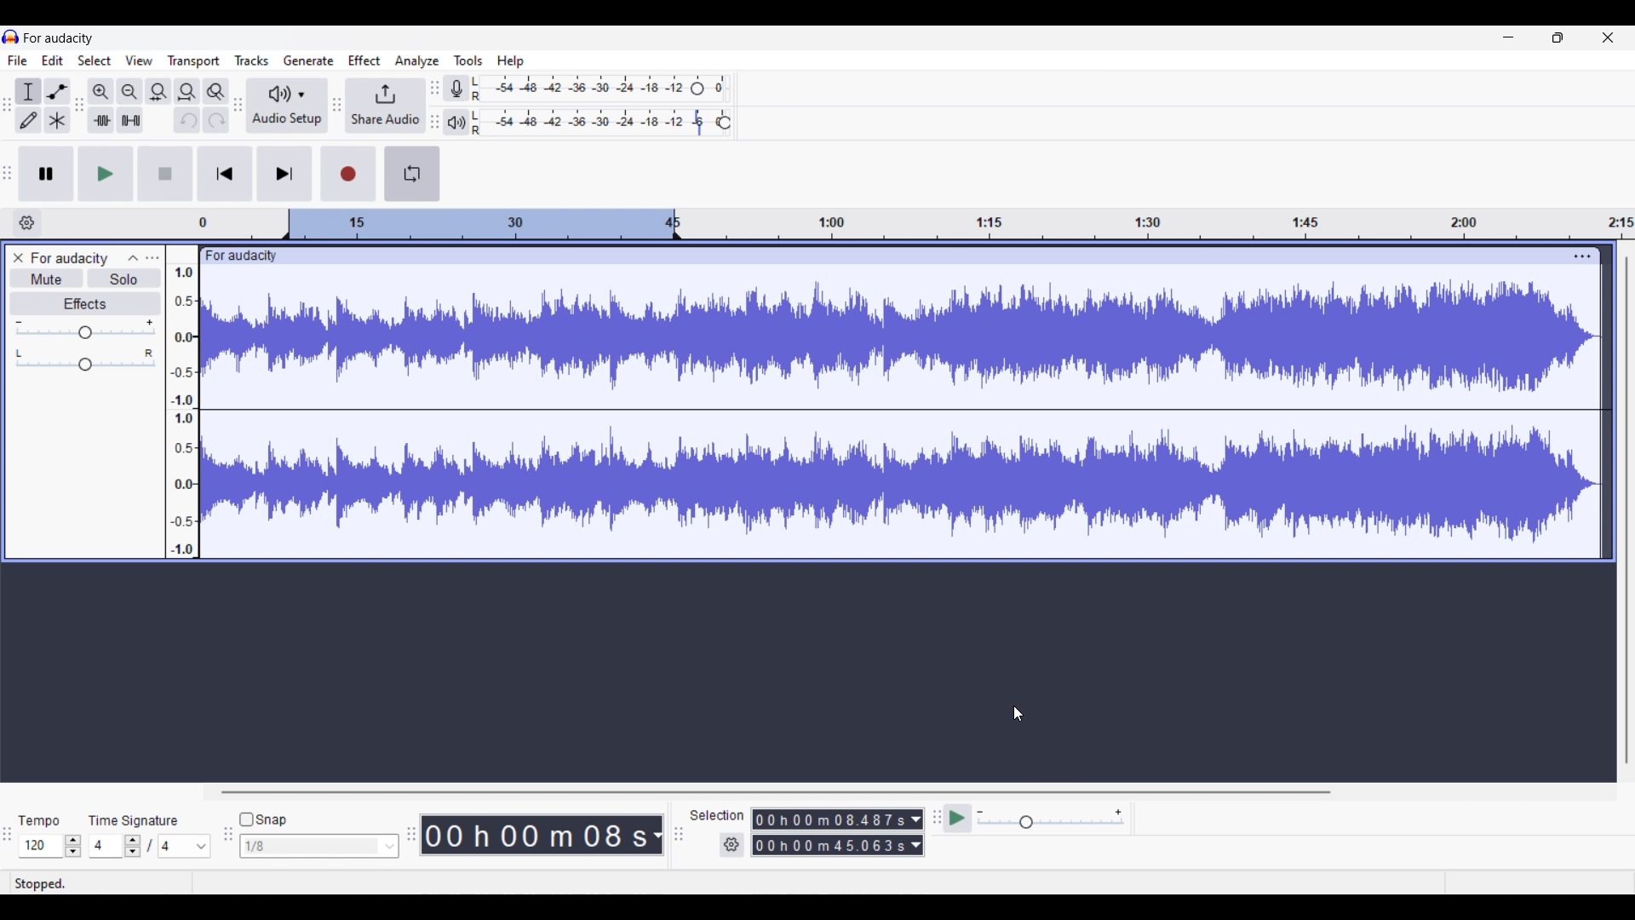  I want to click on Fit selection to width, so click(158, 93).